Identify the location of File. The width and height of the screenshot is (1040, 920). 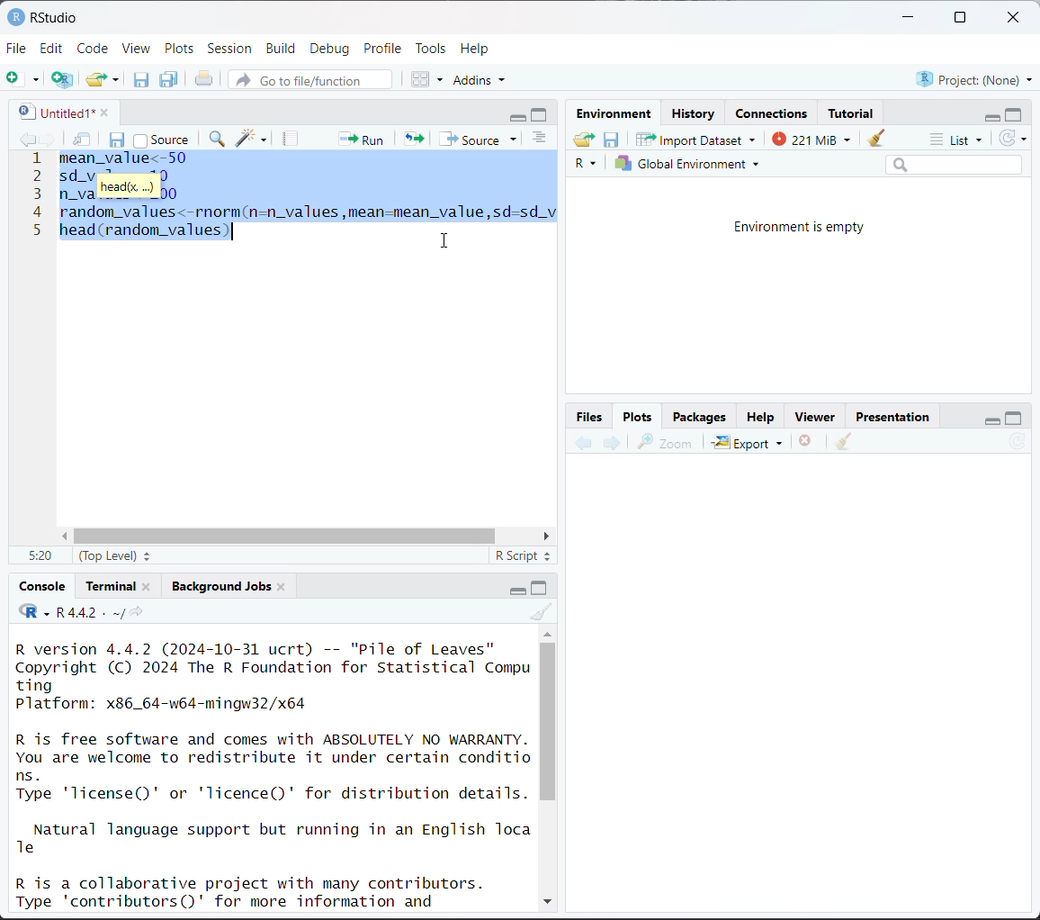
(17, 48).